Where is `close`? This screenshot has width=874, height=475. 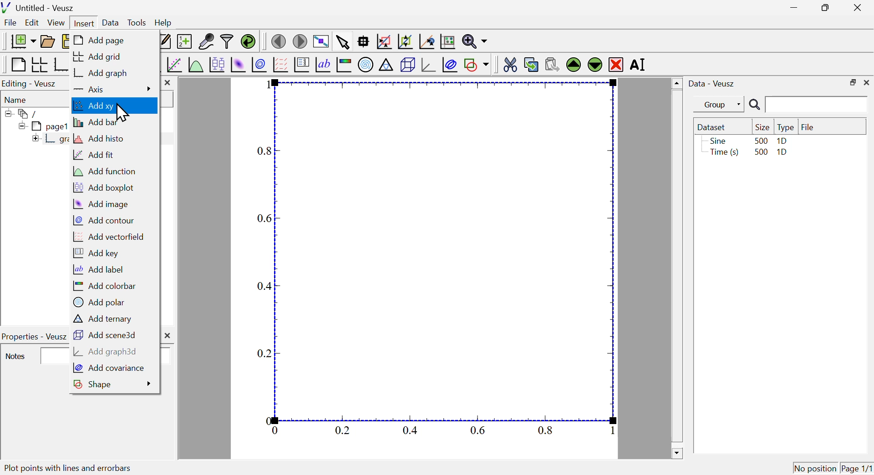 close is located at coordinates (867, 82).